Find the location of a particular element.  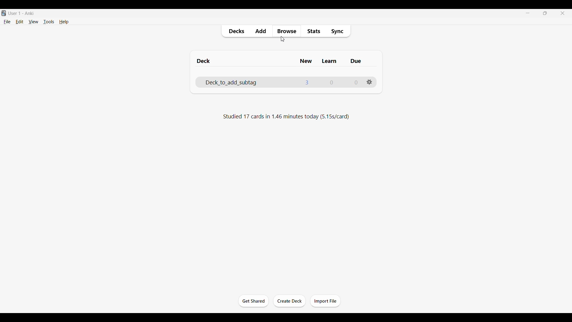

Edit menu is located at coordinates (20, 21).